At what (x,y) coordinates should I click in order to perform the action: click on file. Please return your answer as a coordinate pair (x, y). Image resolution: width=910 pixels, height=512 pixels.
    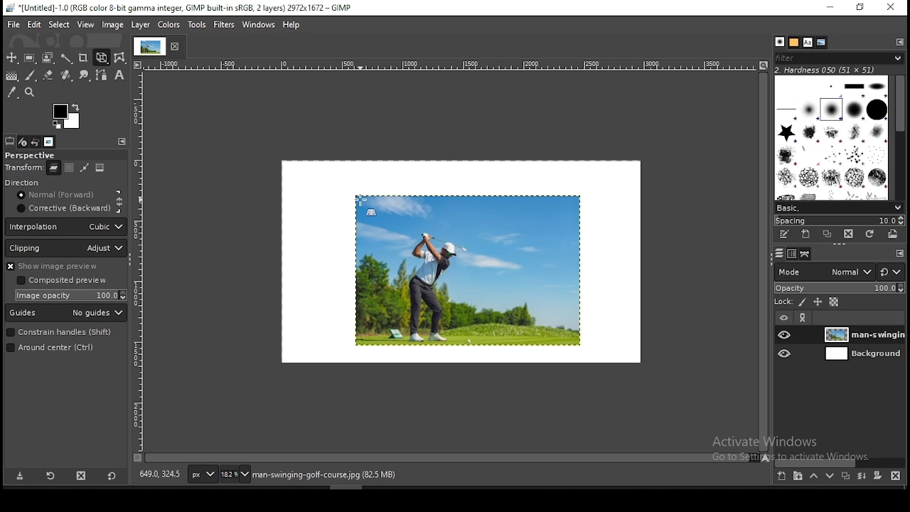
    Looking at the image, I should click on (13, 25).